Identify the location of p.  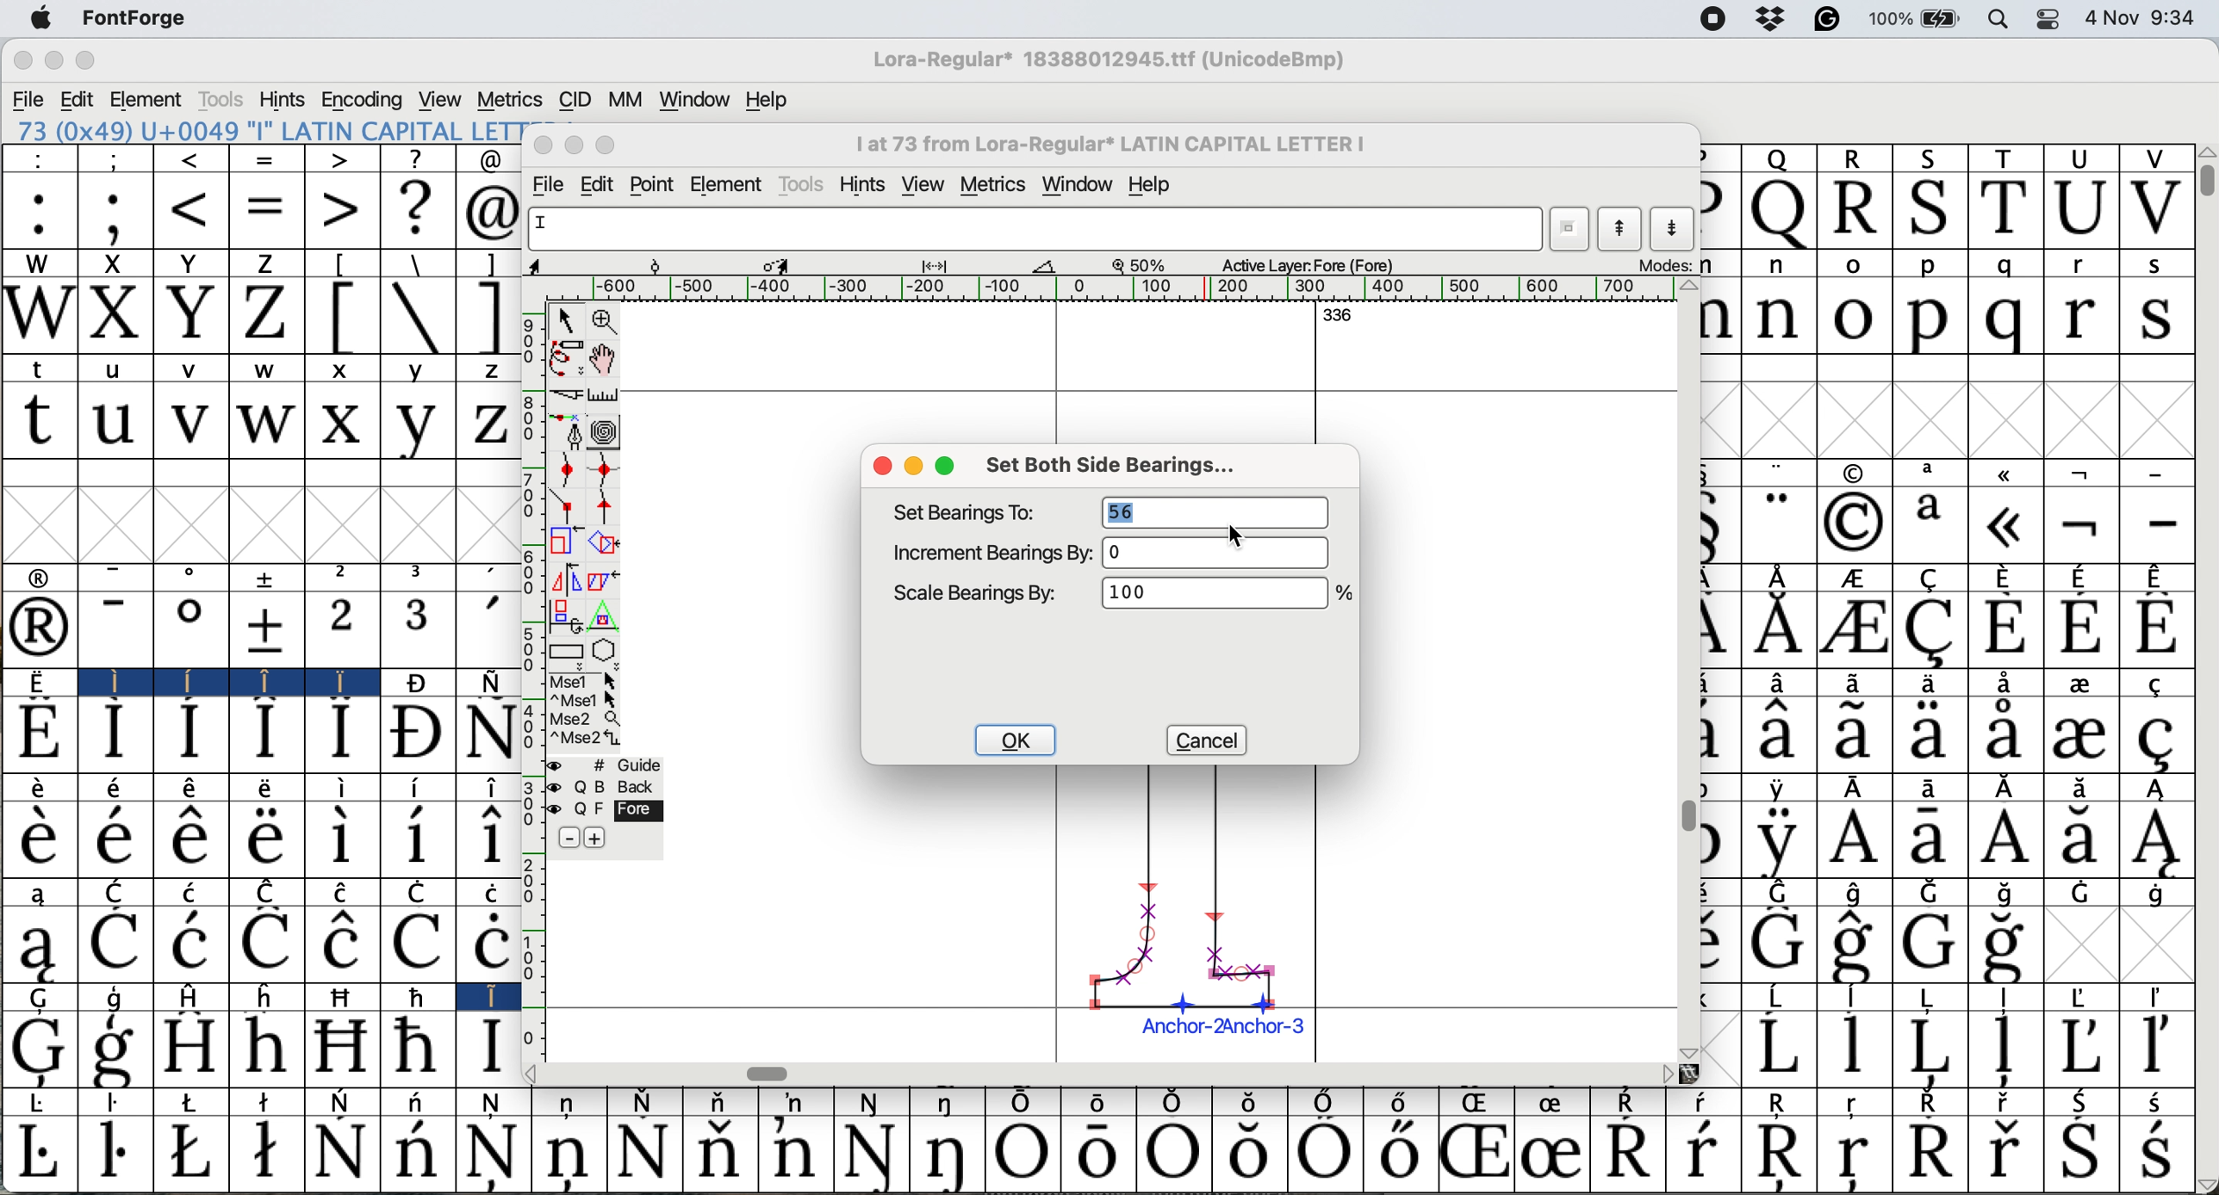
(1930, 266).